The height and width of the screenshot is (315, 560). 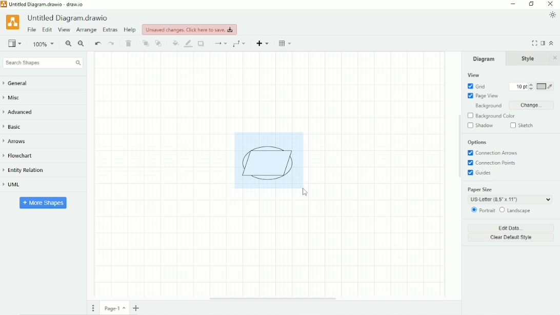 What do you see at coordinates (97, 44) in the screenshot?
I see `Undo` at bounding box center [97, 44].